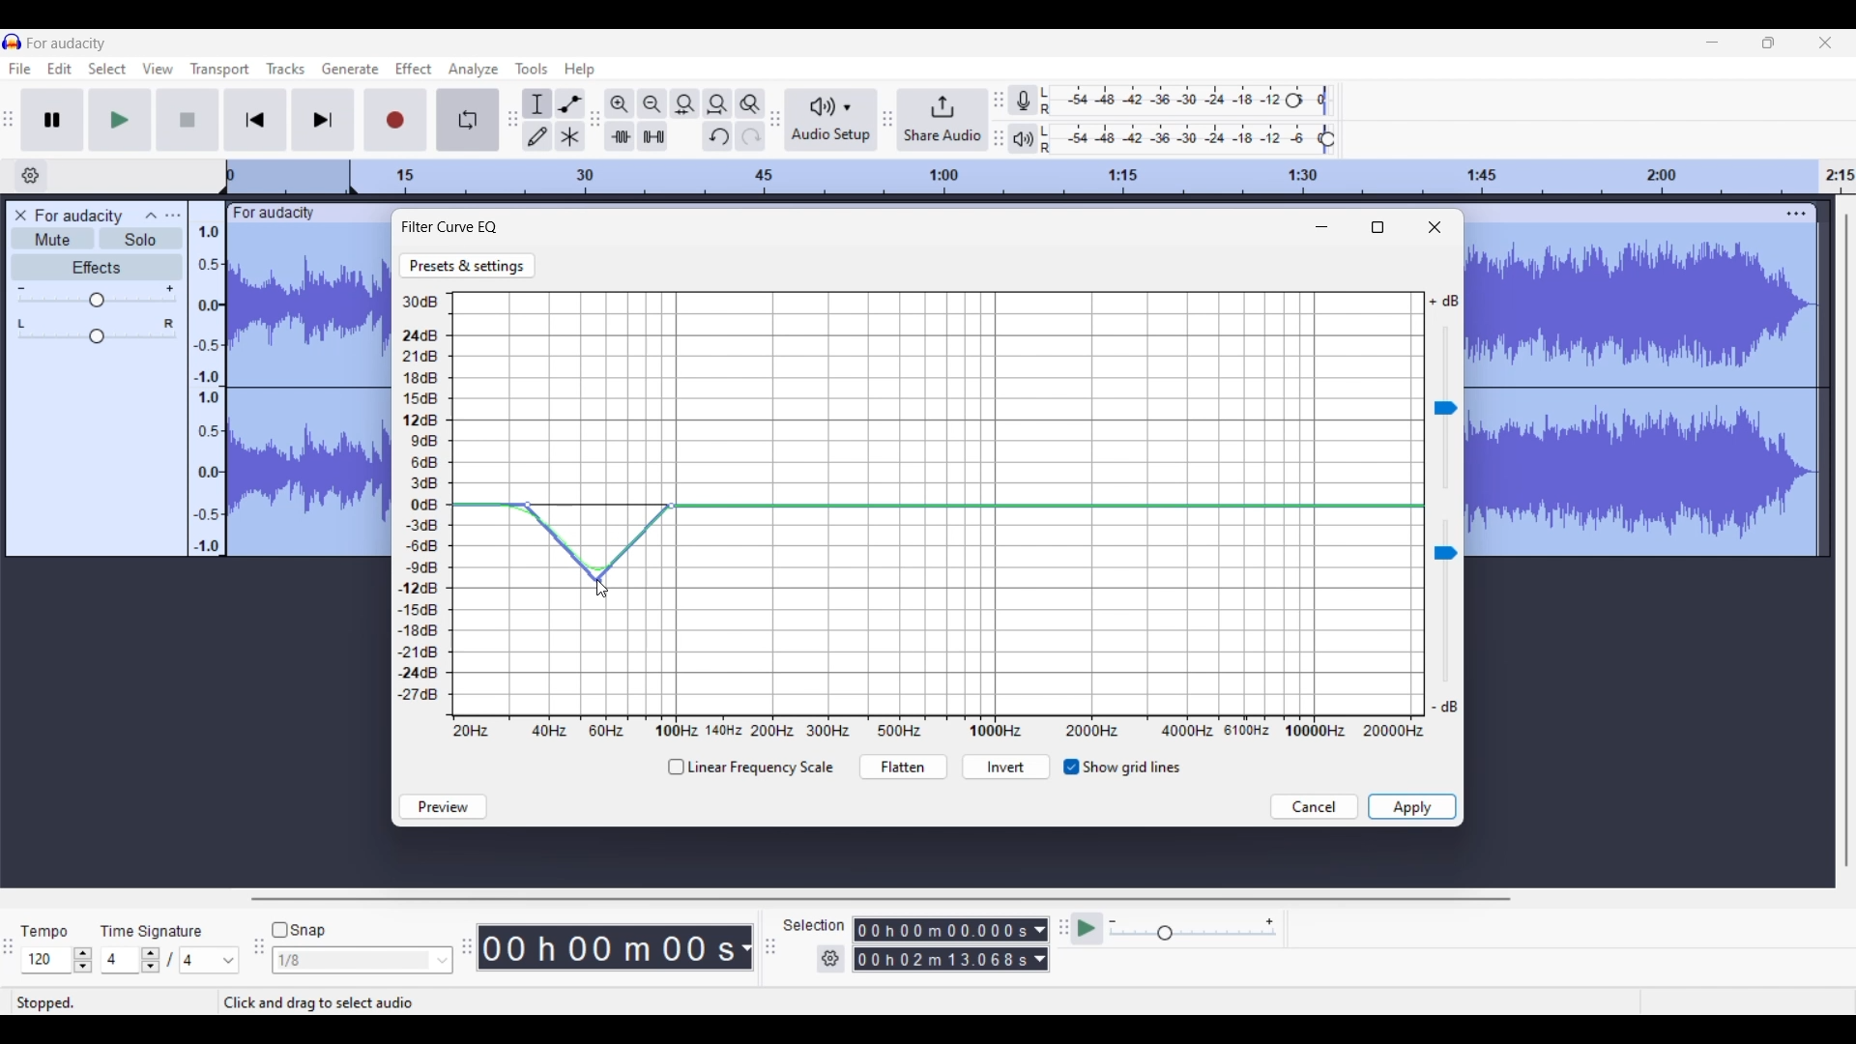 The height and width of the screenshot is (1044, 1856). Describe the element at coordinates (939, 731) in the screenshot. I see `X axis representing Hertz` at that location.